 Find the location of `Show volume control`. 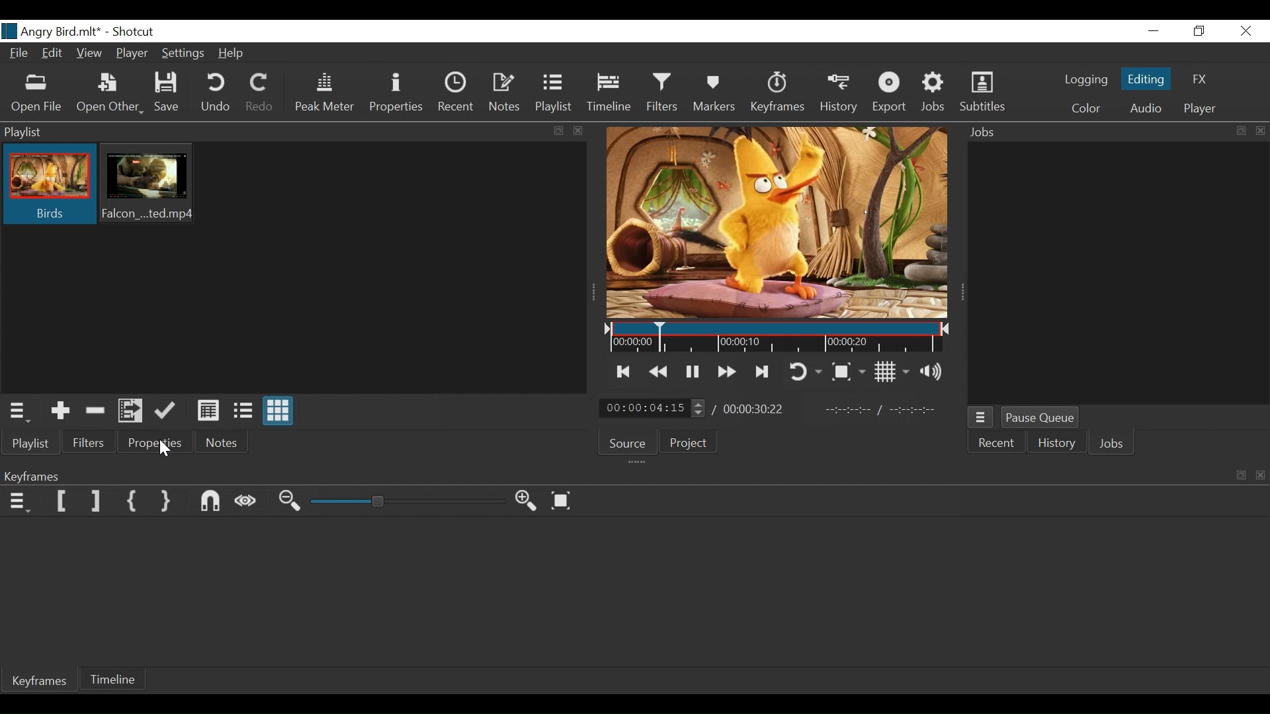

Show volume control is located at coordinates (935, 373).